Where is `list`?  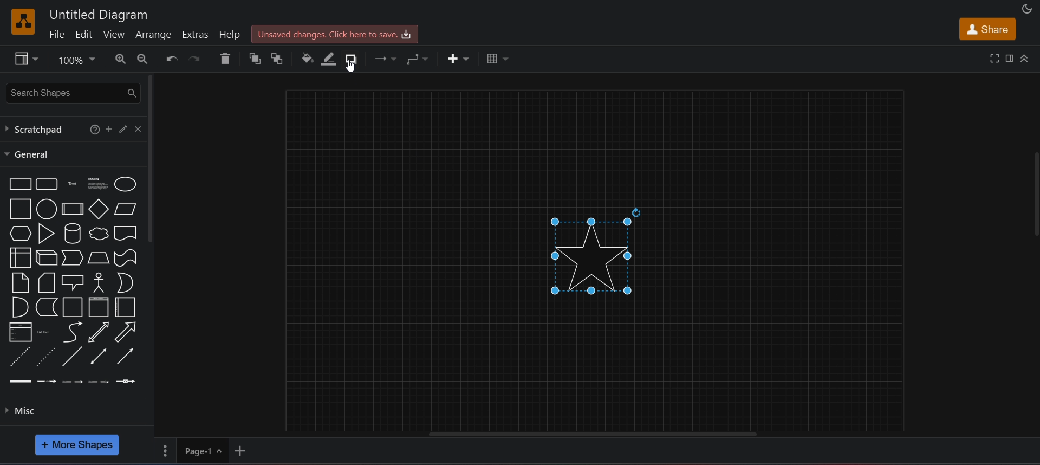 list is located at coordinates (19, 331).